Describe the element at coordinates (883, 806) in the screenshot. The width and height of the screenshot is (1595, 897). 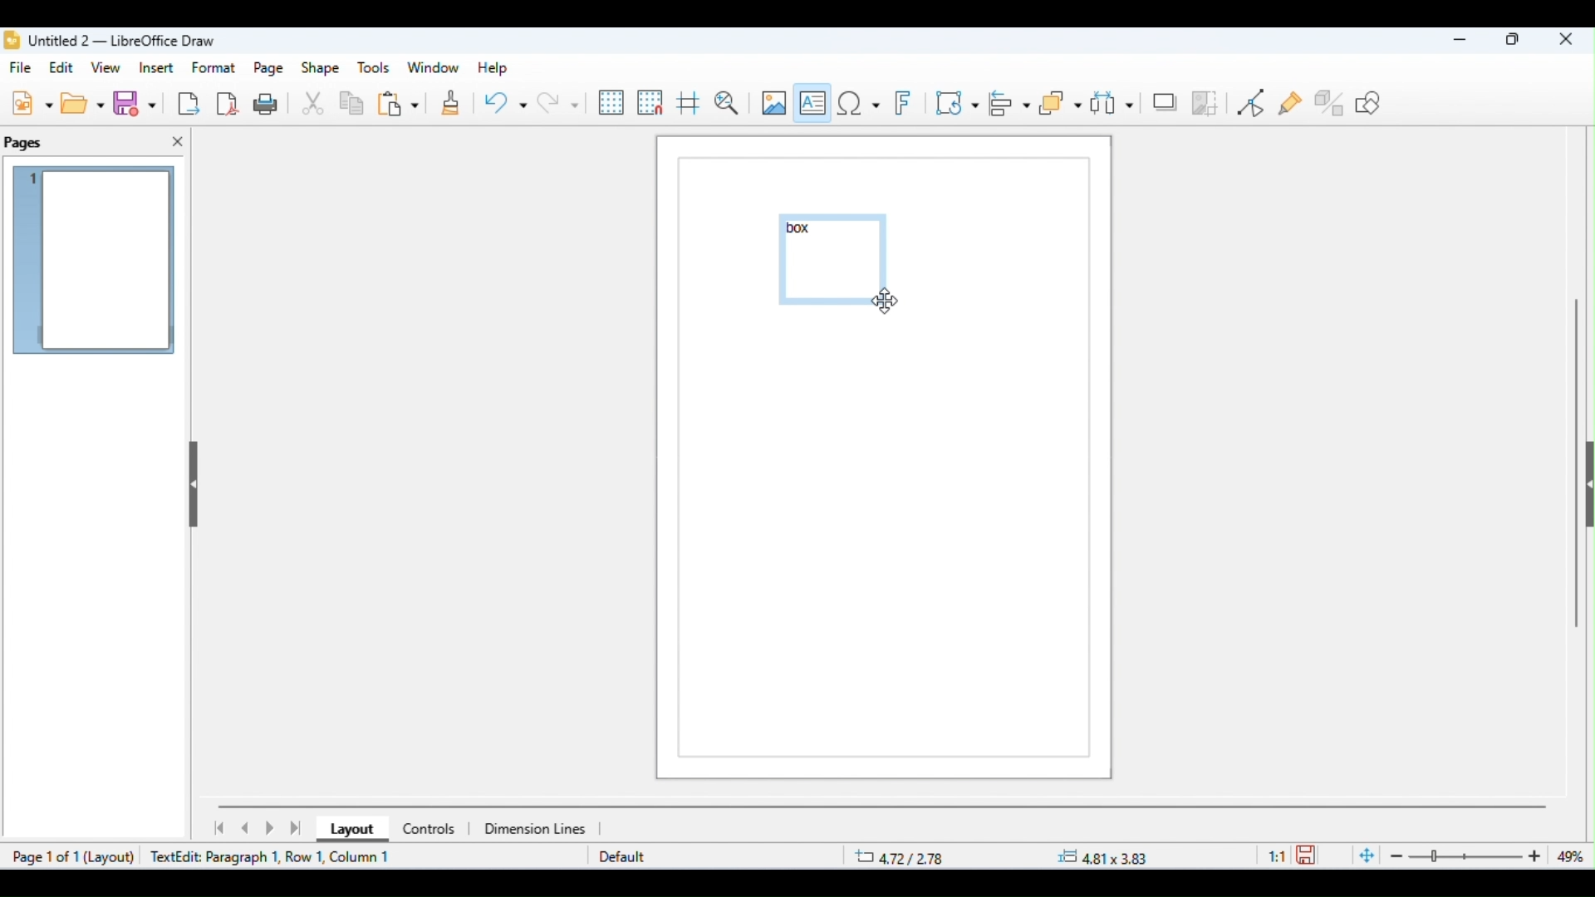
I see `horizontal scroll bar` at that location.